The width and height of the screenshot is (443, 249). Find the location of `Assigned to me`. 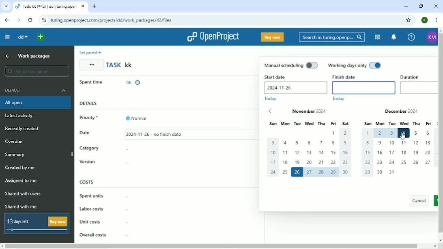

Assigned to me is located at coordinates (21, 180).